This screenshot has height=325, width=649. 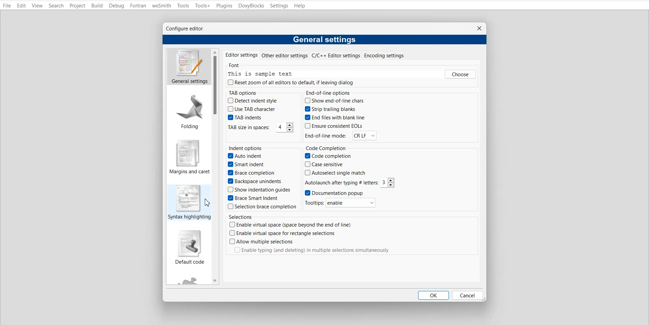 What do you see at coordinates (329, 156) in the screenshot?
I see `Code completion` at bounding box center [329, 156].